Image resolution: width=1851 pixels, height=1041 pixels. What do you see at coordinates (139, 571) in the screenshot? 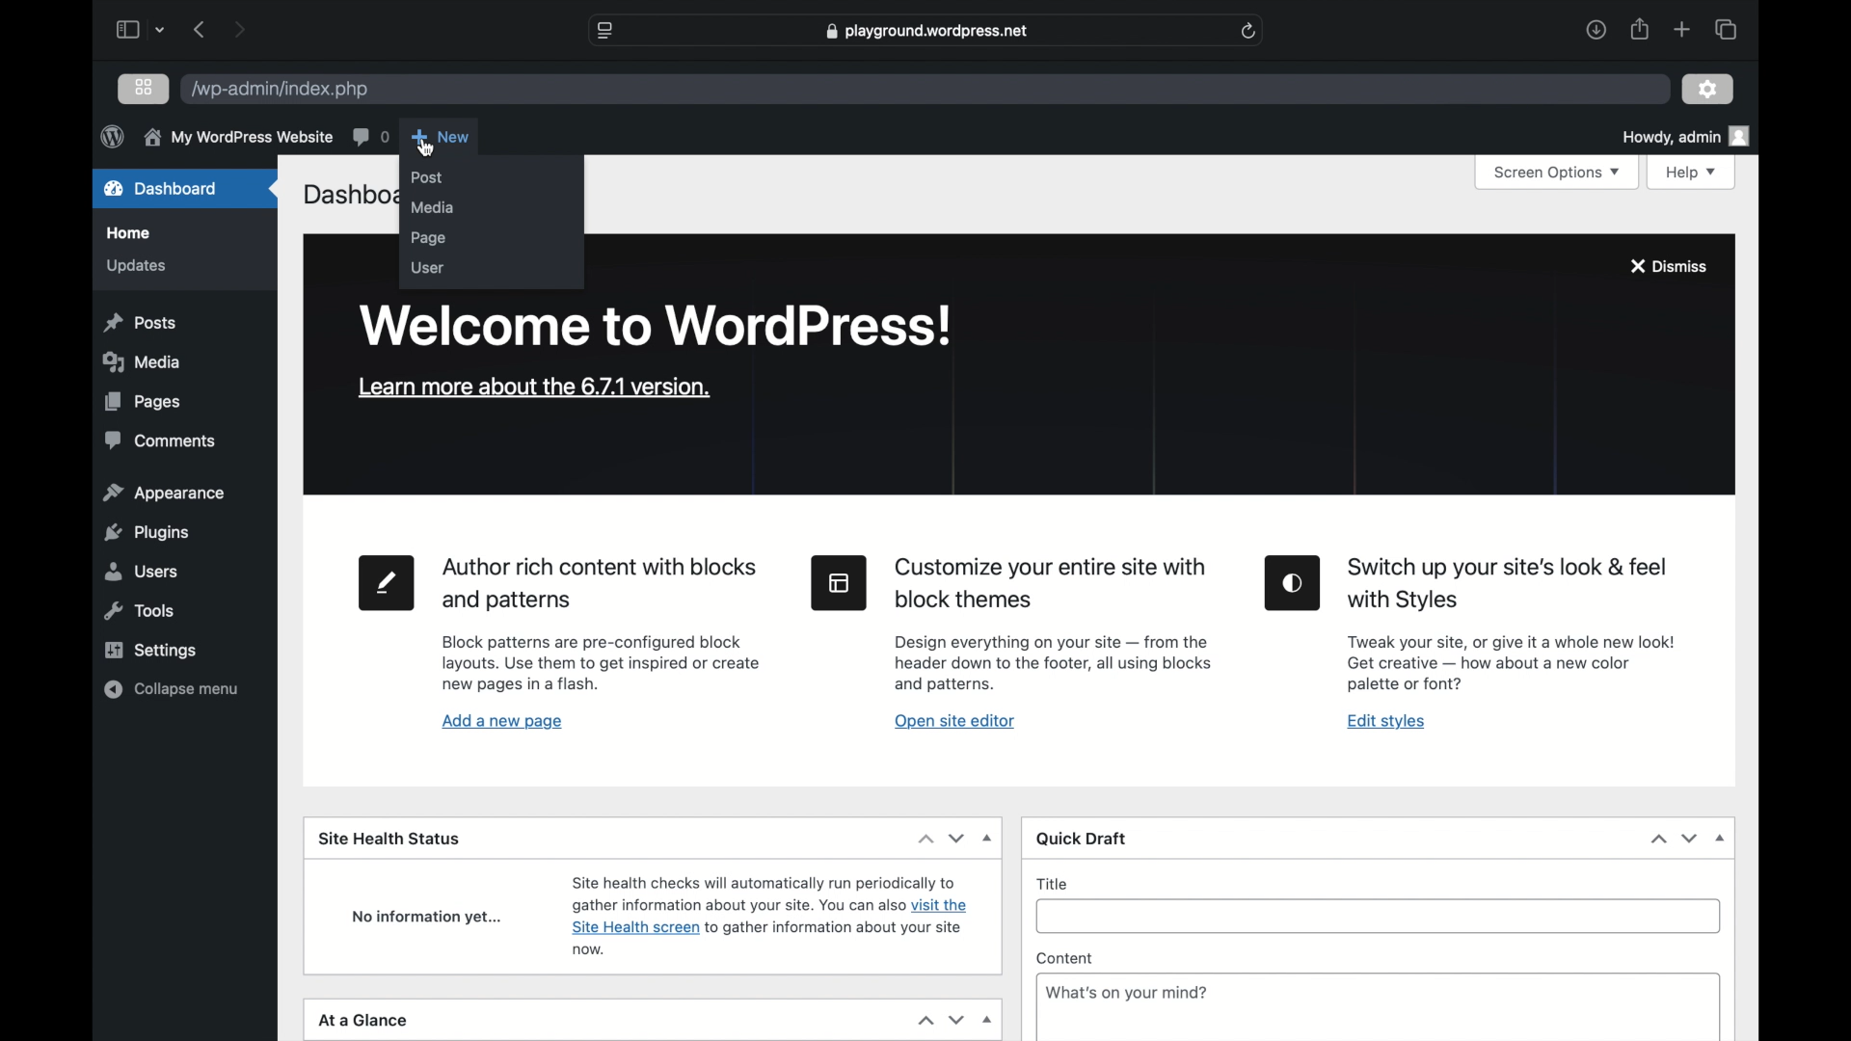
I see `users` at bounding box center [139, 571].